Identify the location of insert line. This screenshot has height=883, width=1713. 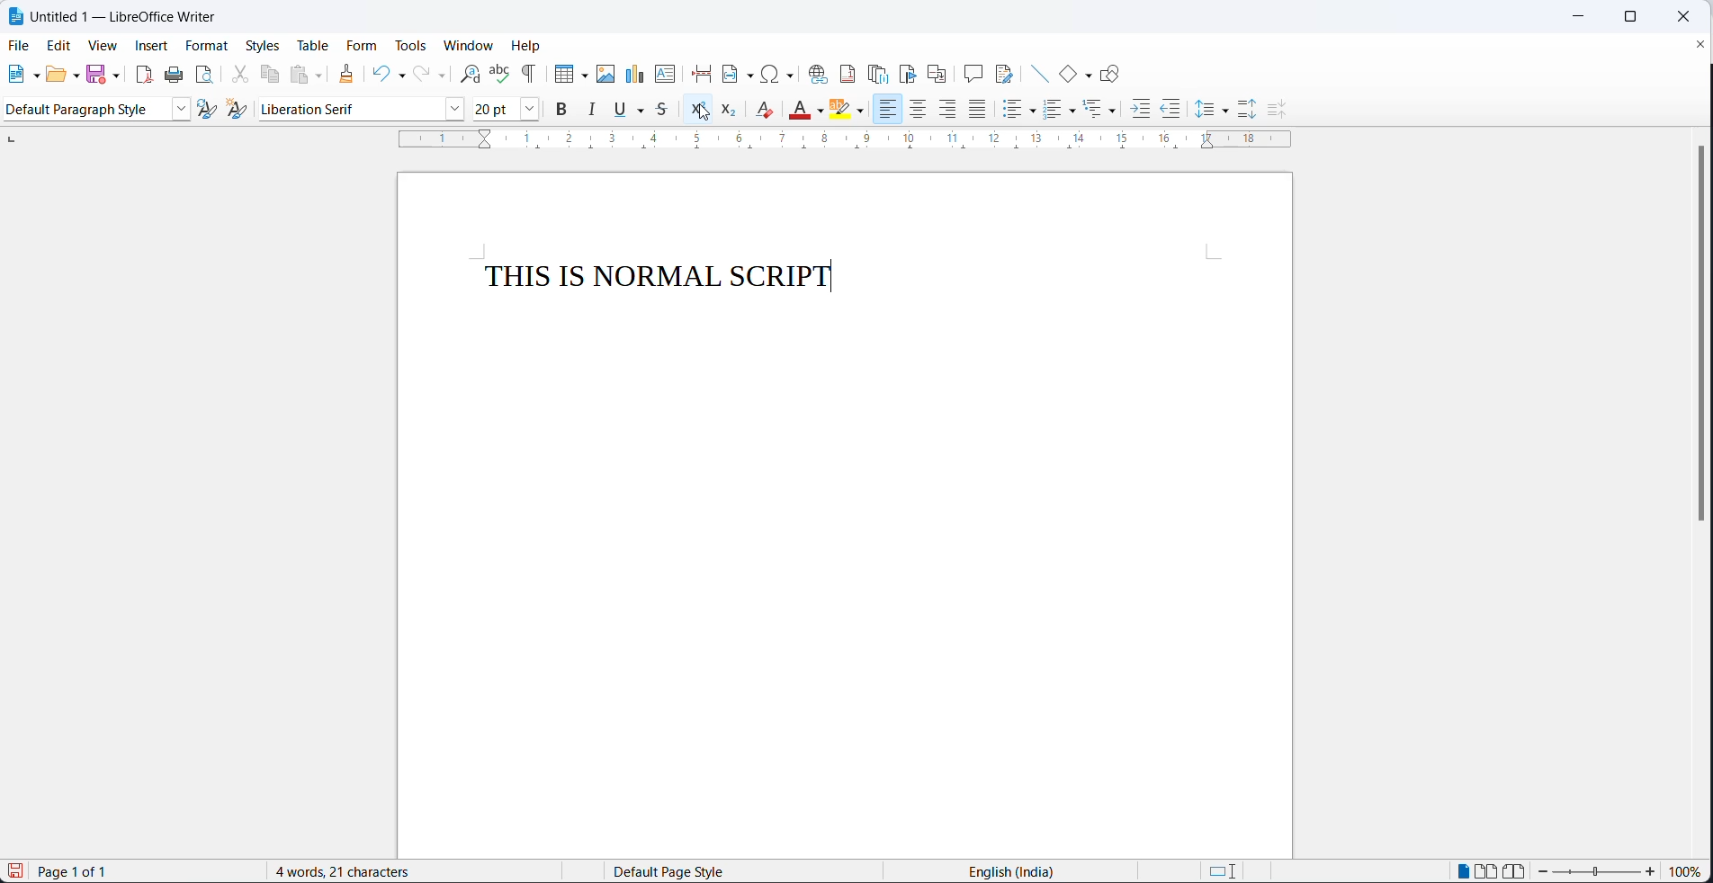
(1035, 70).